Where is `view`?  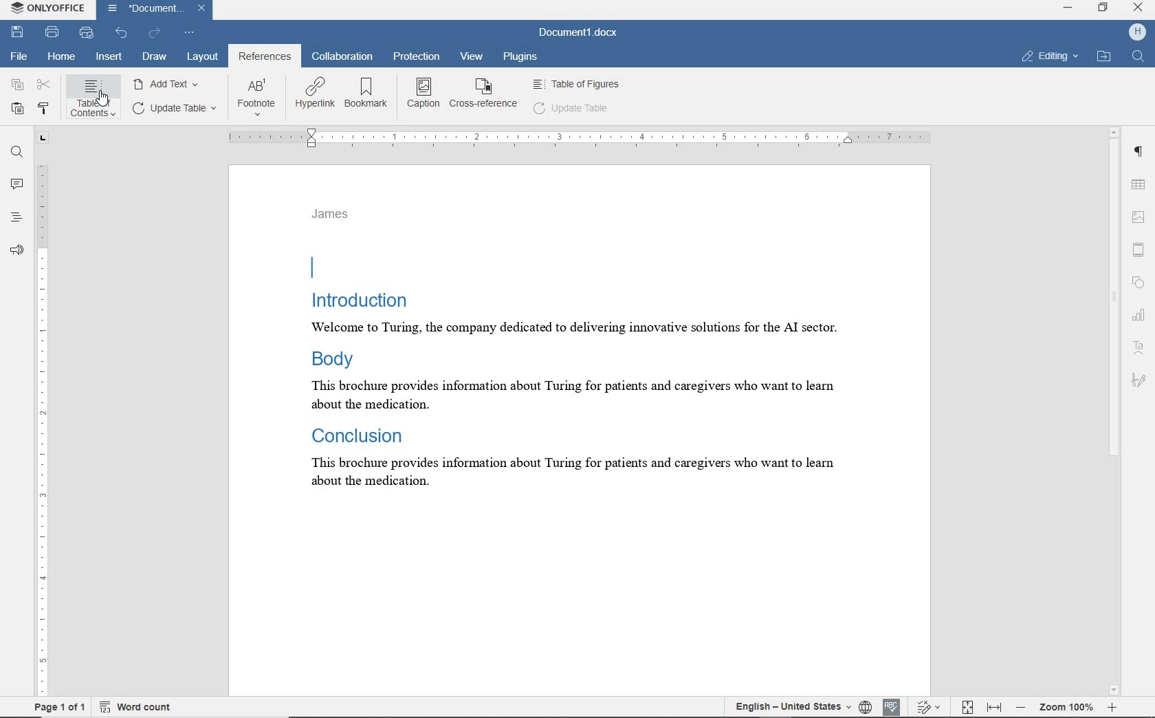
view is located at coordinates (472, 56).